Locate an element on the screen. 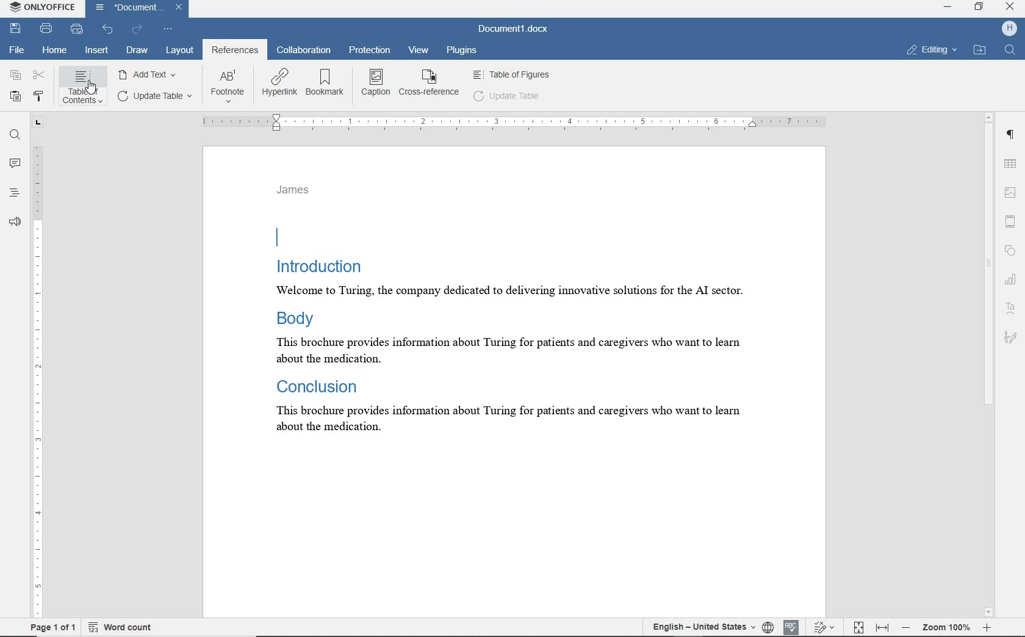 This screenshot has width=1025, height=637. spell check is located at coordinates (791, 628).